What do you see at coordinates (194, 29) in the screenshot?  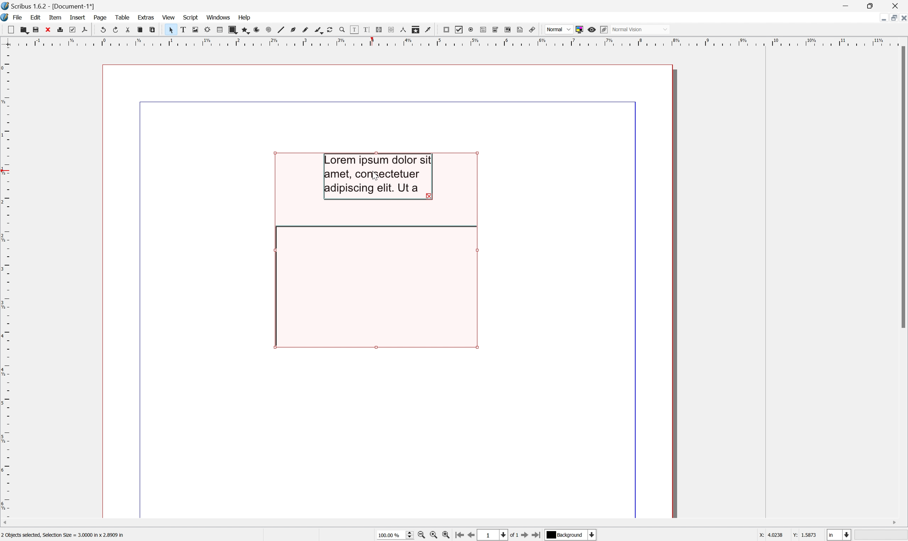 I see `Image frame` at bounding box center [194, 29].